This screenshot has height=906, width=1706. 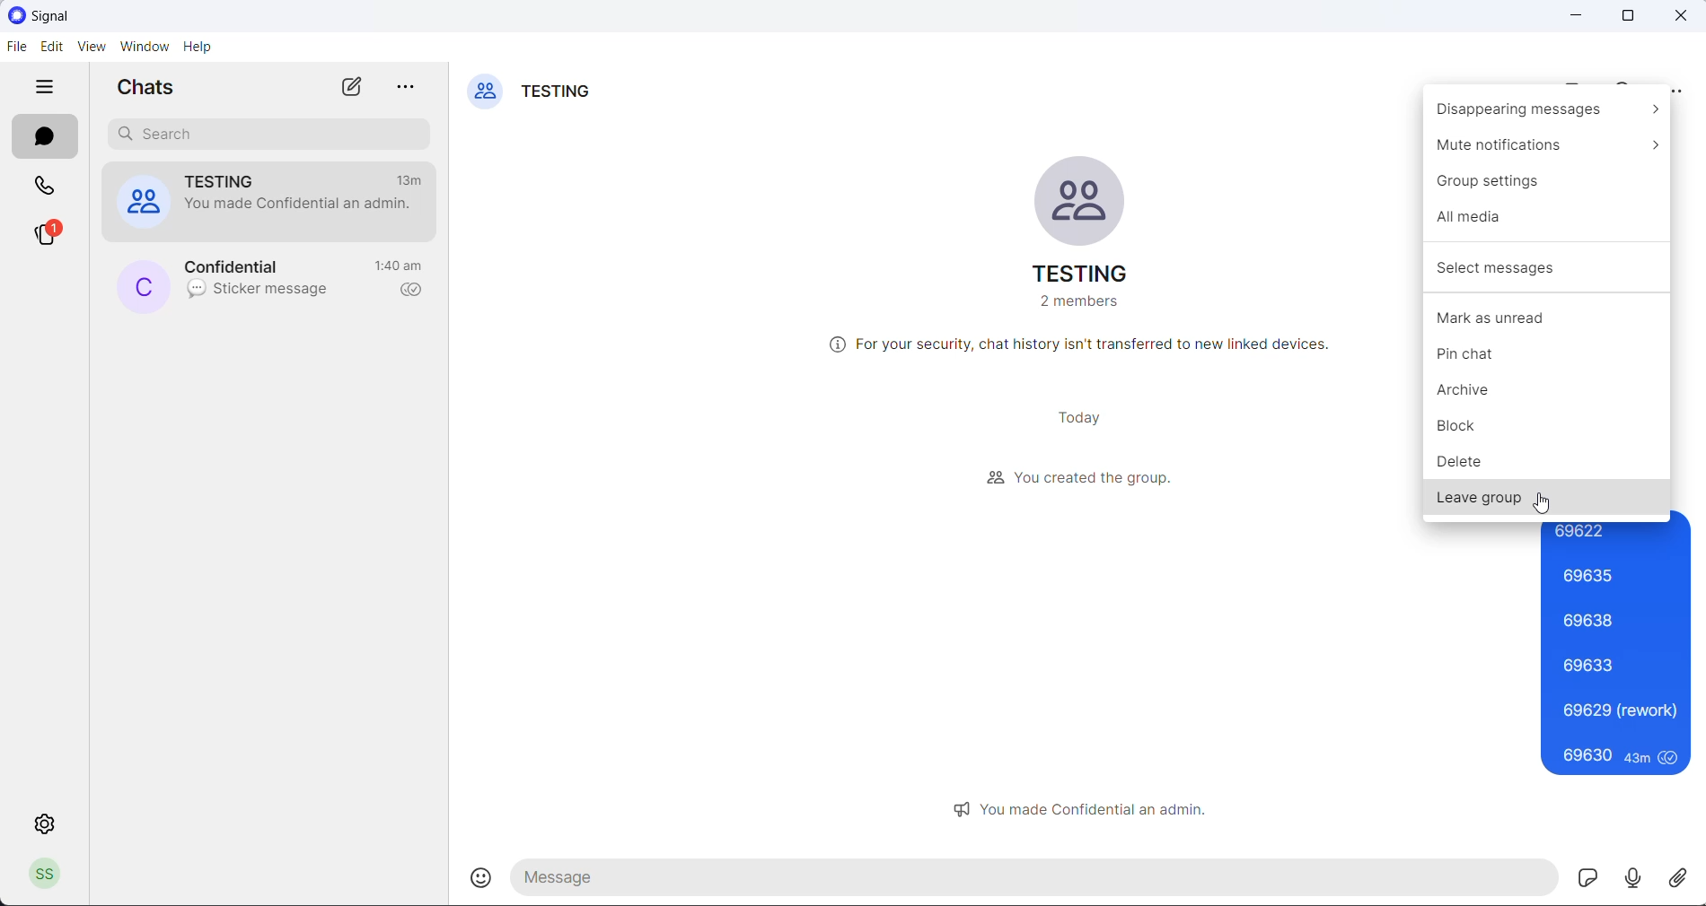 I want to click on security related text, so click(x=1083, y=346).